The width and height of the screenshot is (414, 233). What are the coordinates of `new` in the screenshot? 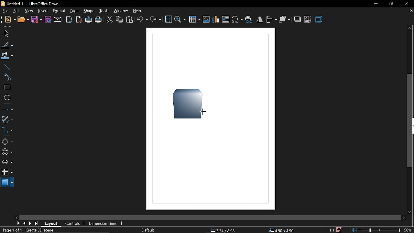 It's located at (10, 20).